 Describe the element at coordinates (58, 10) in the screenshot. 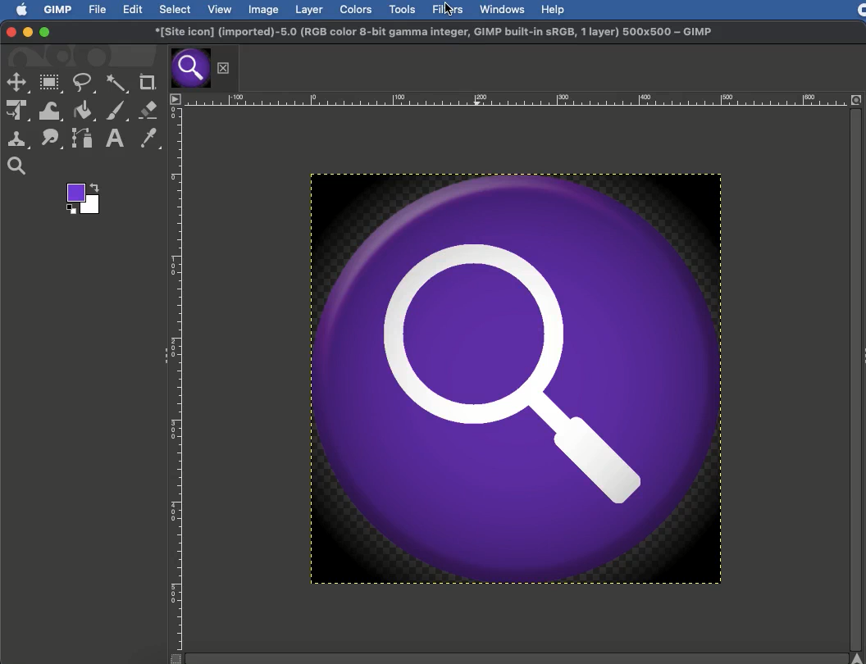

I see `GIMP` at that location.